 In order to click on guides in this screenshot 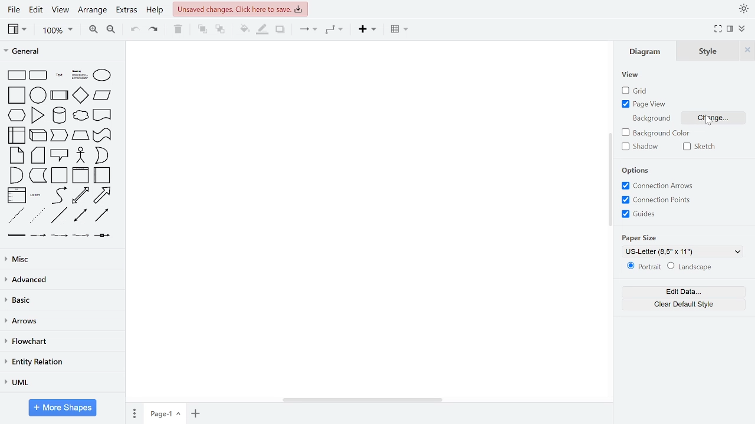, I will do `click(639, 214)`.